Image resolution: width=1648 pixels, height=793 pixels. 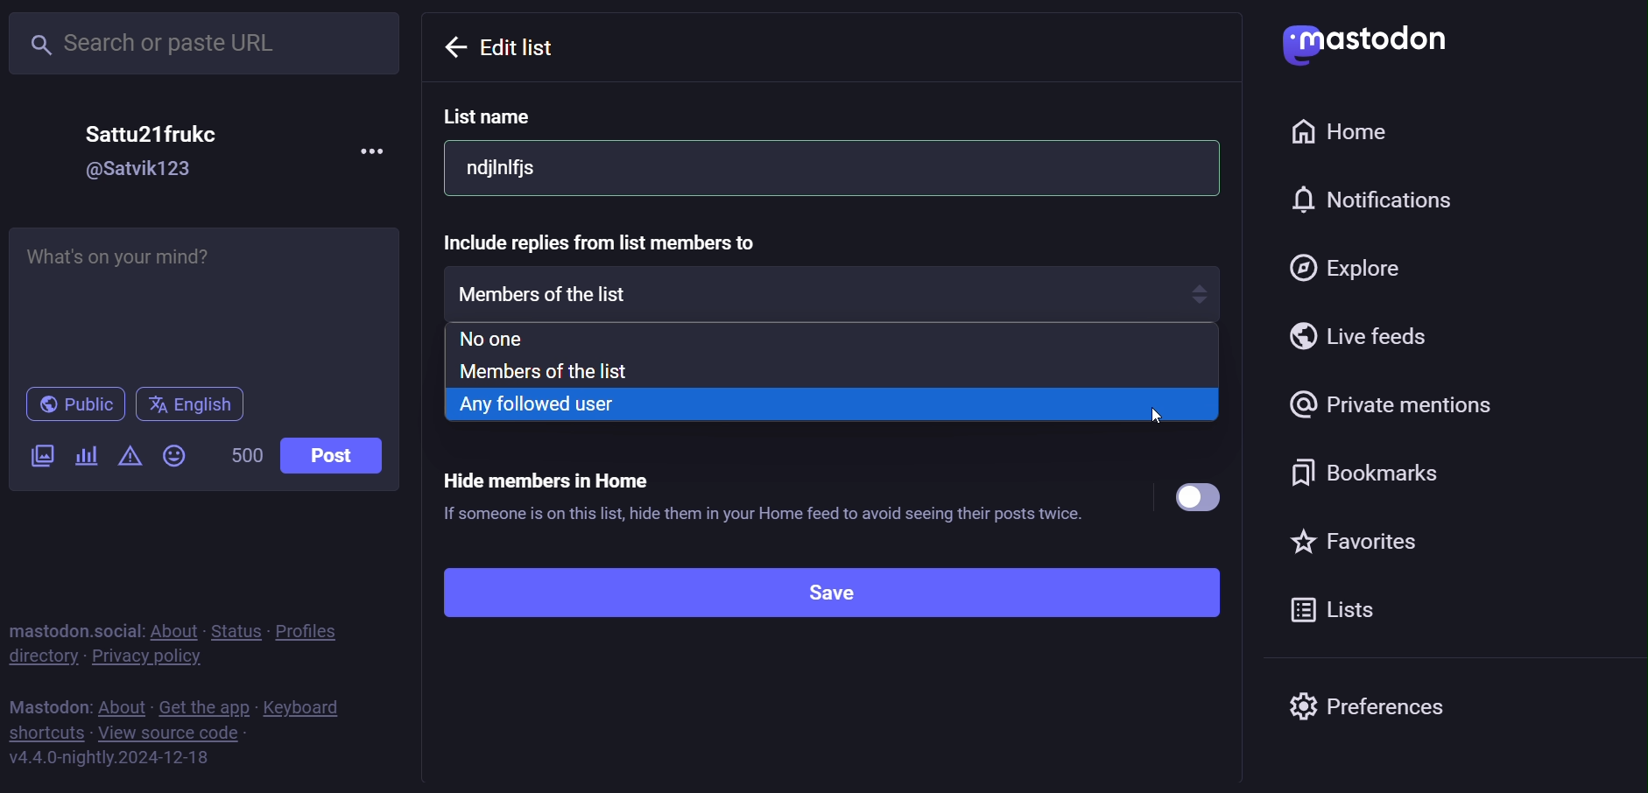 What do you see at coordinates (314, 629) in the screenshot?
I see `profiles` at bounding box center [314, 629].